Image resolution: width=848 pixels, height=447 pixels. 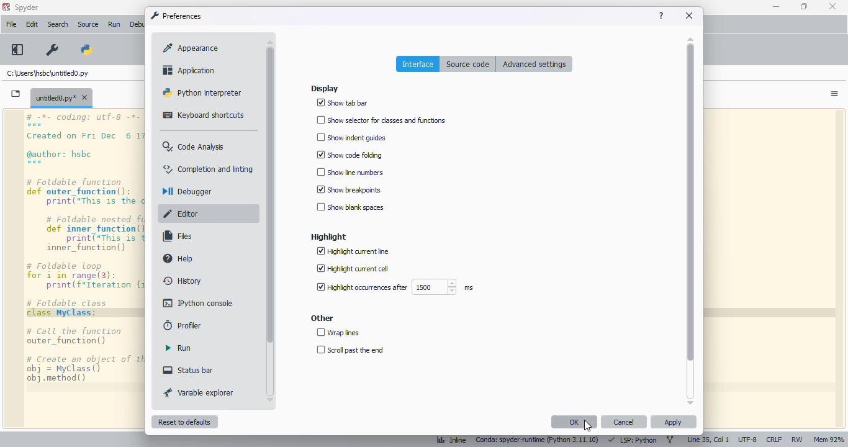 What do you see at coordinates (774, 440) in the screenshot?
I see `CRLF` at bounding box center [774, 440].